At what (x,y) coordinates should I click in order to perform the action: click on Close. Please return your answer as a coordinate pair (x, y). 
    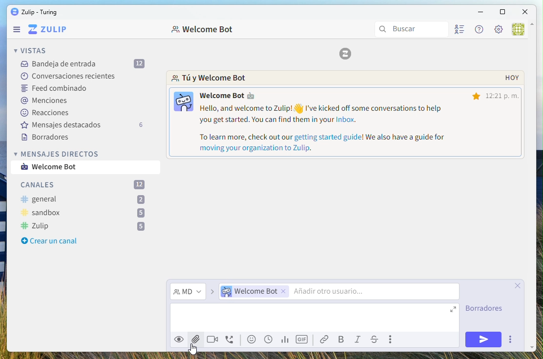
    Looking at the image, I should click on (526, 11).